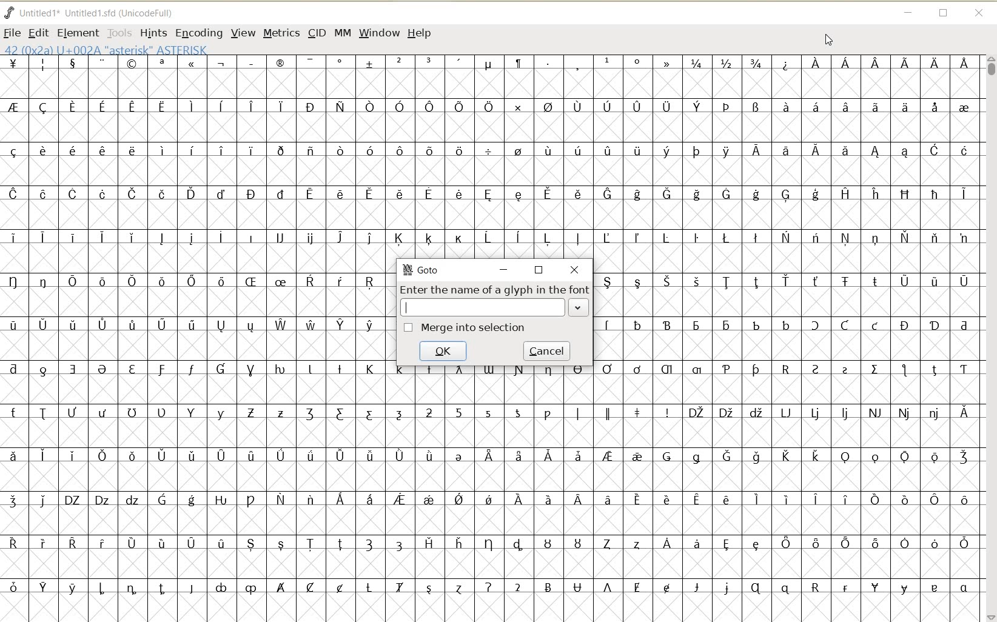 The width and height of the screenshot is (997, 622). I want to click on expand, so click(578, 309).